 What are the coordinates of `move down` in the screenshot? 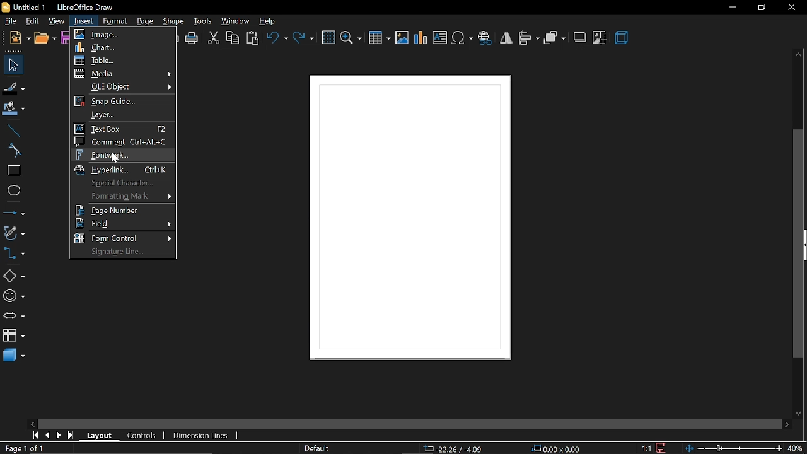 It's located at (798, 414).